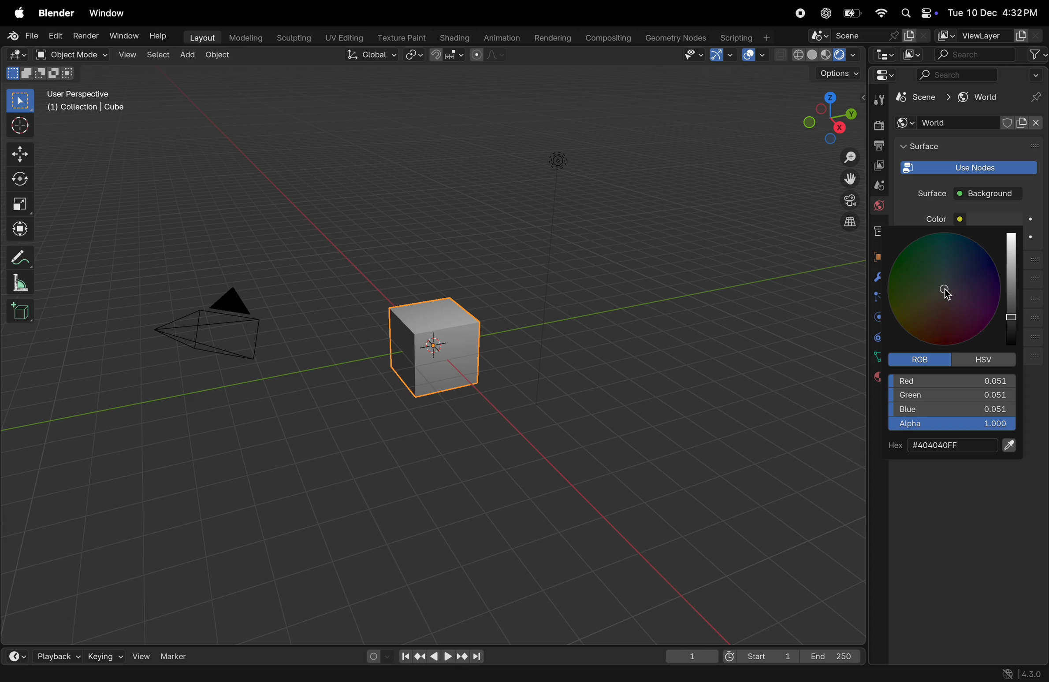 The width and height of the screenshot is (1049, 682). What do you see at coordinates (110, 12) in the screenshot?
I see `Window` at bounding box center [110, 12].